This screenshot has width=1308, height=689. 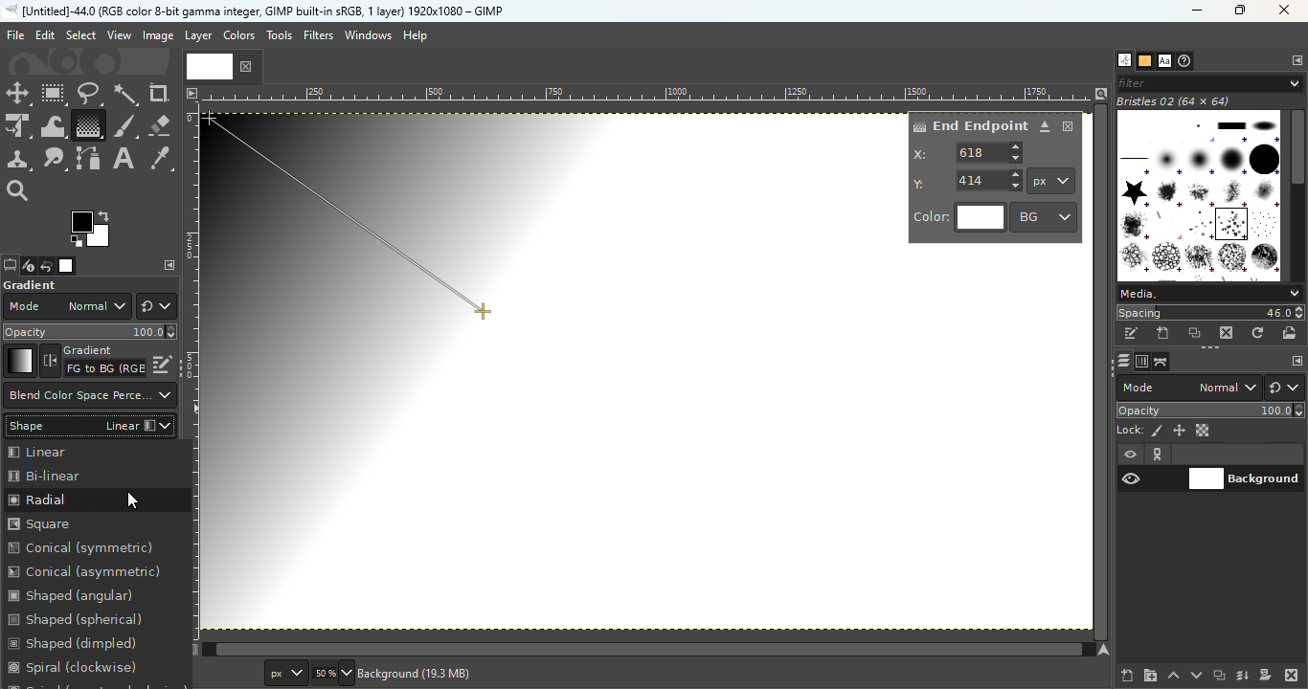 What do you see at coordinates (17, 127) in the screenshot?
I see `Unified transform tool` at bounding box center [17, 127].